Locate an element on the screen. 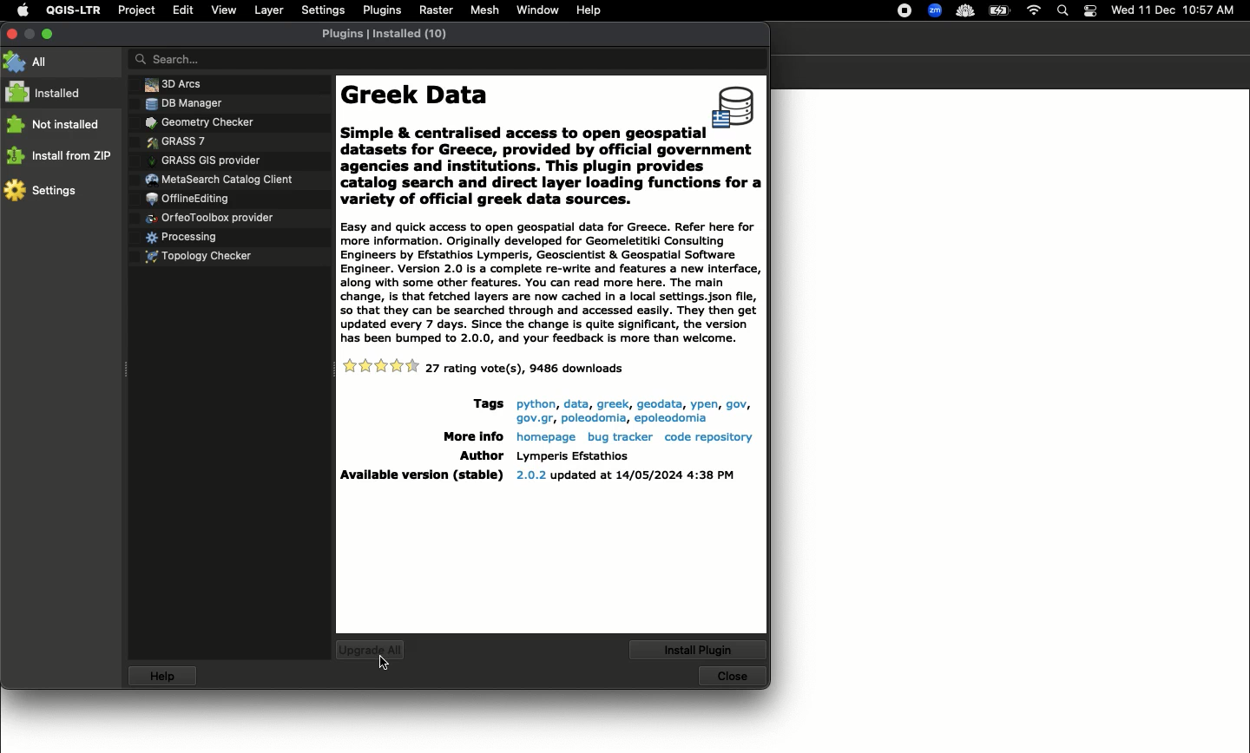 The image size is (1250, 753). 3D Arcs is located at coordinates (168, 84).